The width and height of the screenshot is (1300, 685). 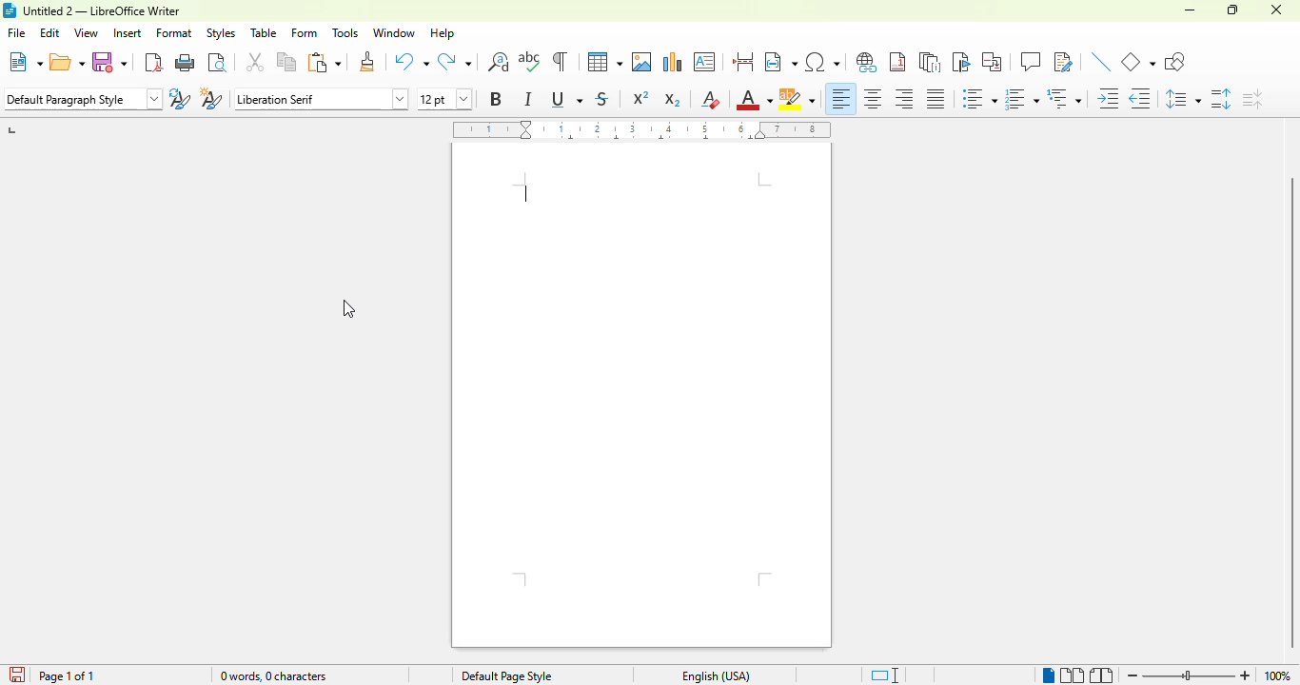 What do you see at coordinates (175, 32) in the screenshot?
I see `format` at bounding box center [175, 32].